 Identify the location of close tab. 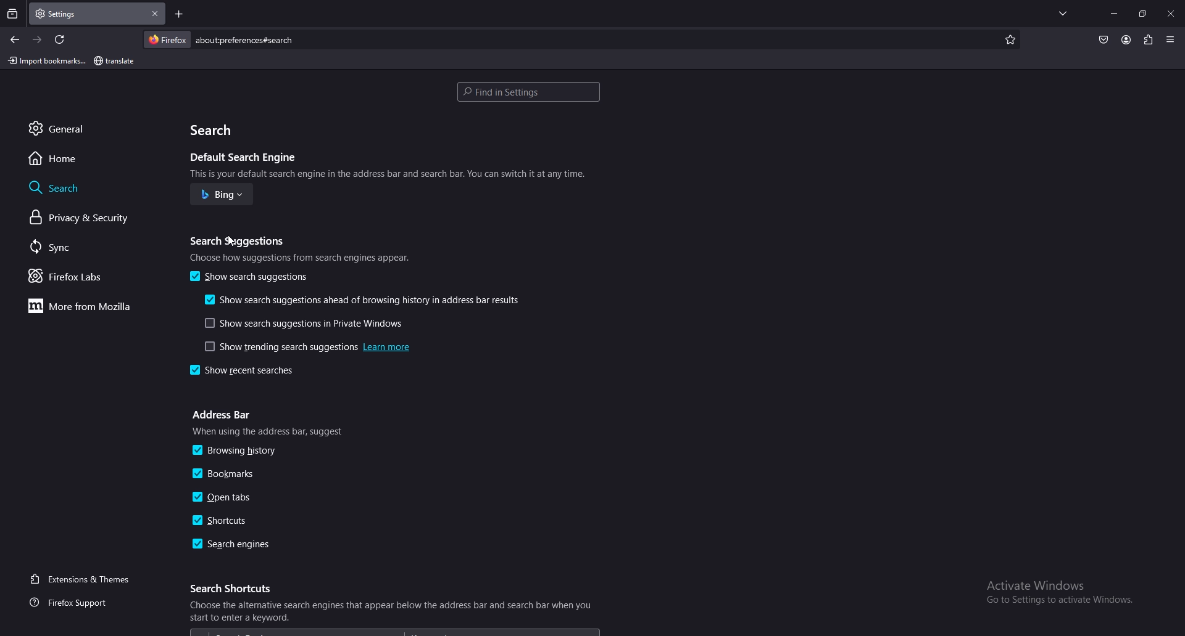
(157, 13).